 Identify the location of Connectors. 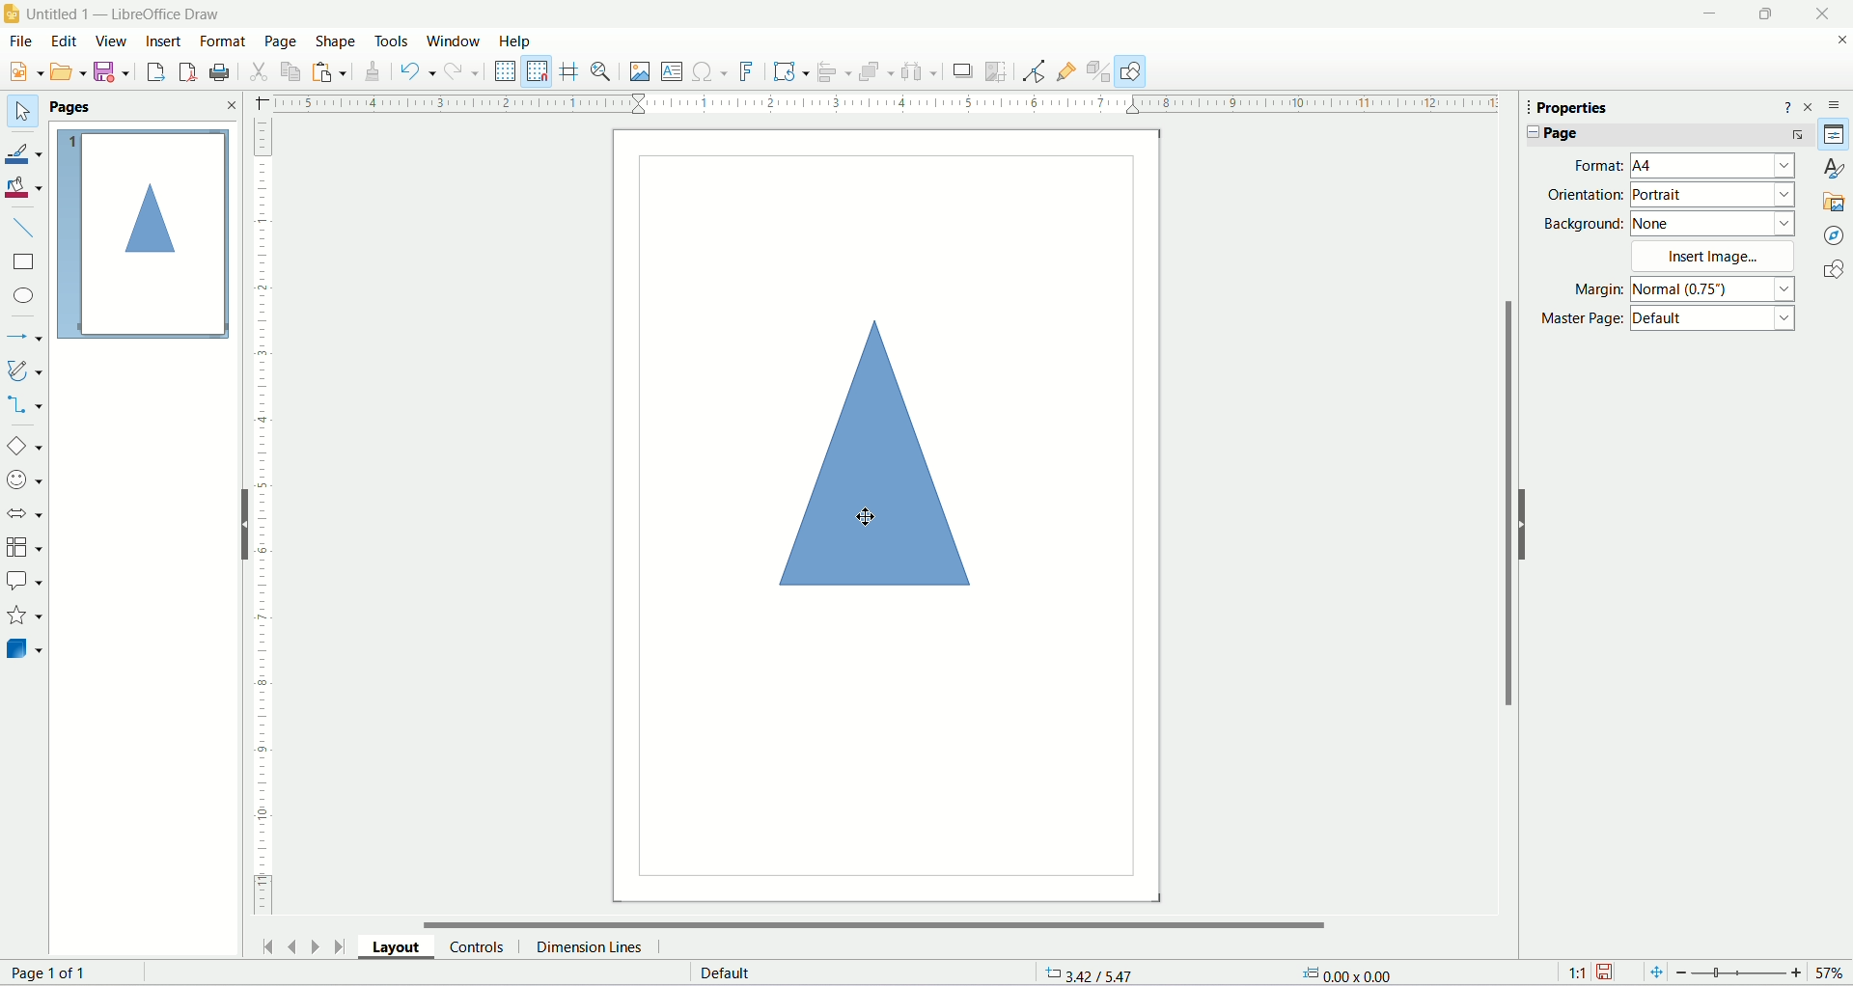
(24, 406).